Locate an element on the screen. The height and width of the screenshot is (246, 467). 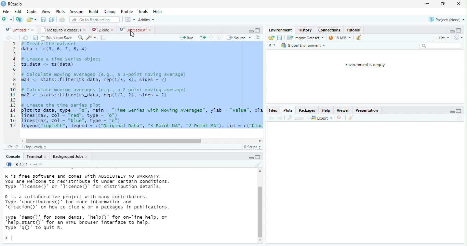
show in window is located at coordinates (26, 38).